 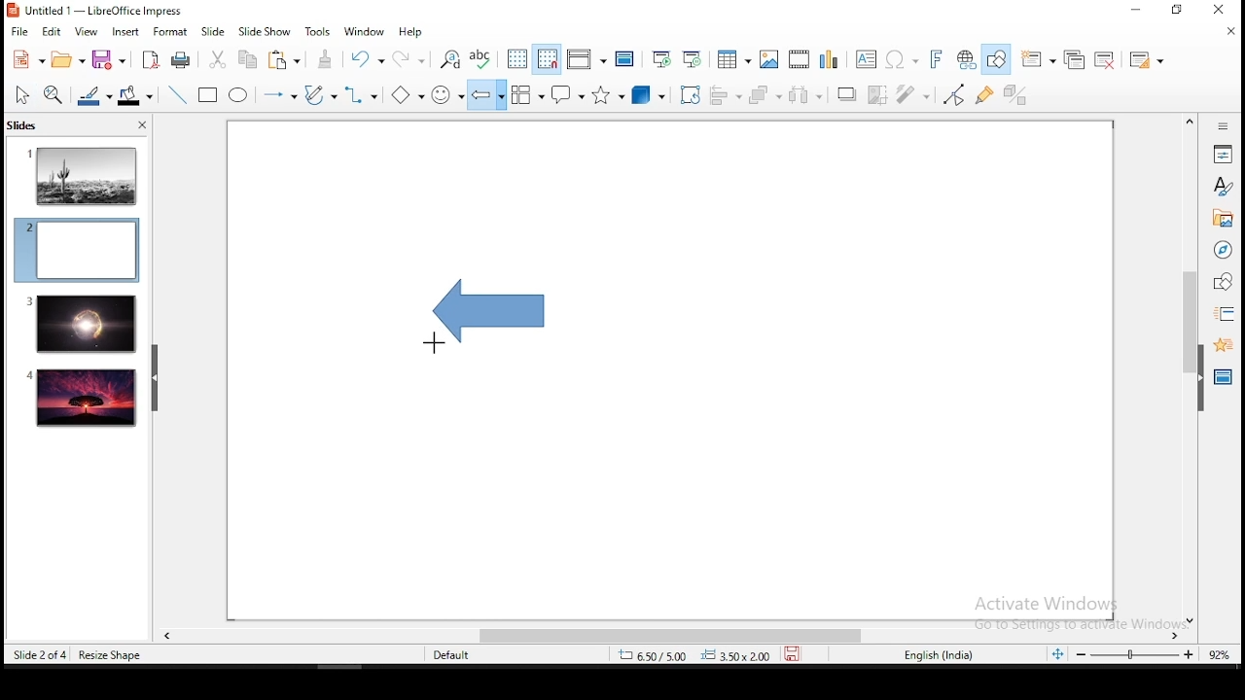 What do you see at coordinates (124, 31) in the screenshot?
I see `insert` at bounding box center [124, 31].